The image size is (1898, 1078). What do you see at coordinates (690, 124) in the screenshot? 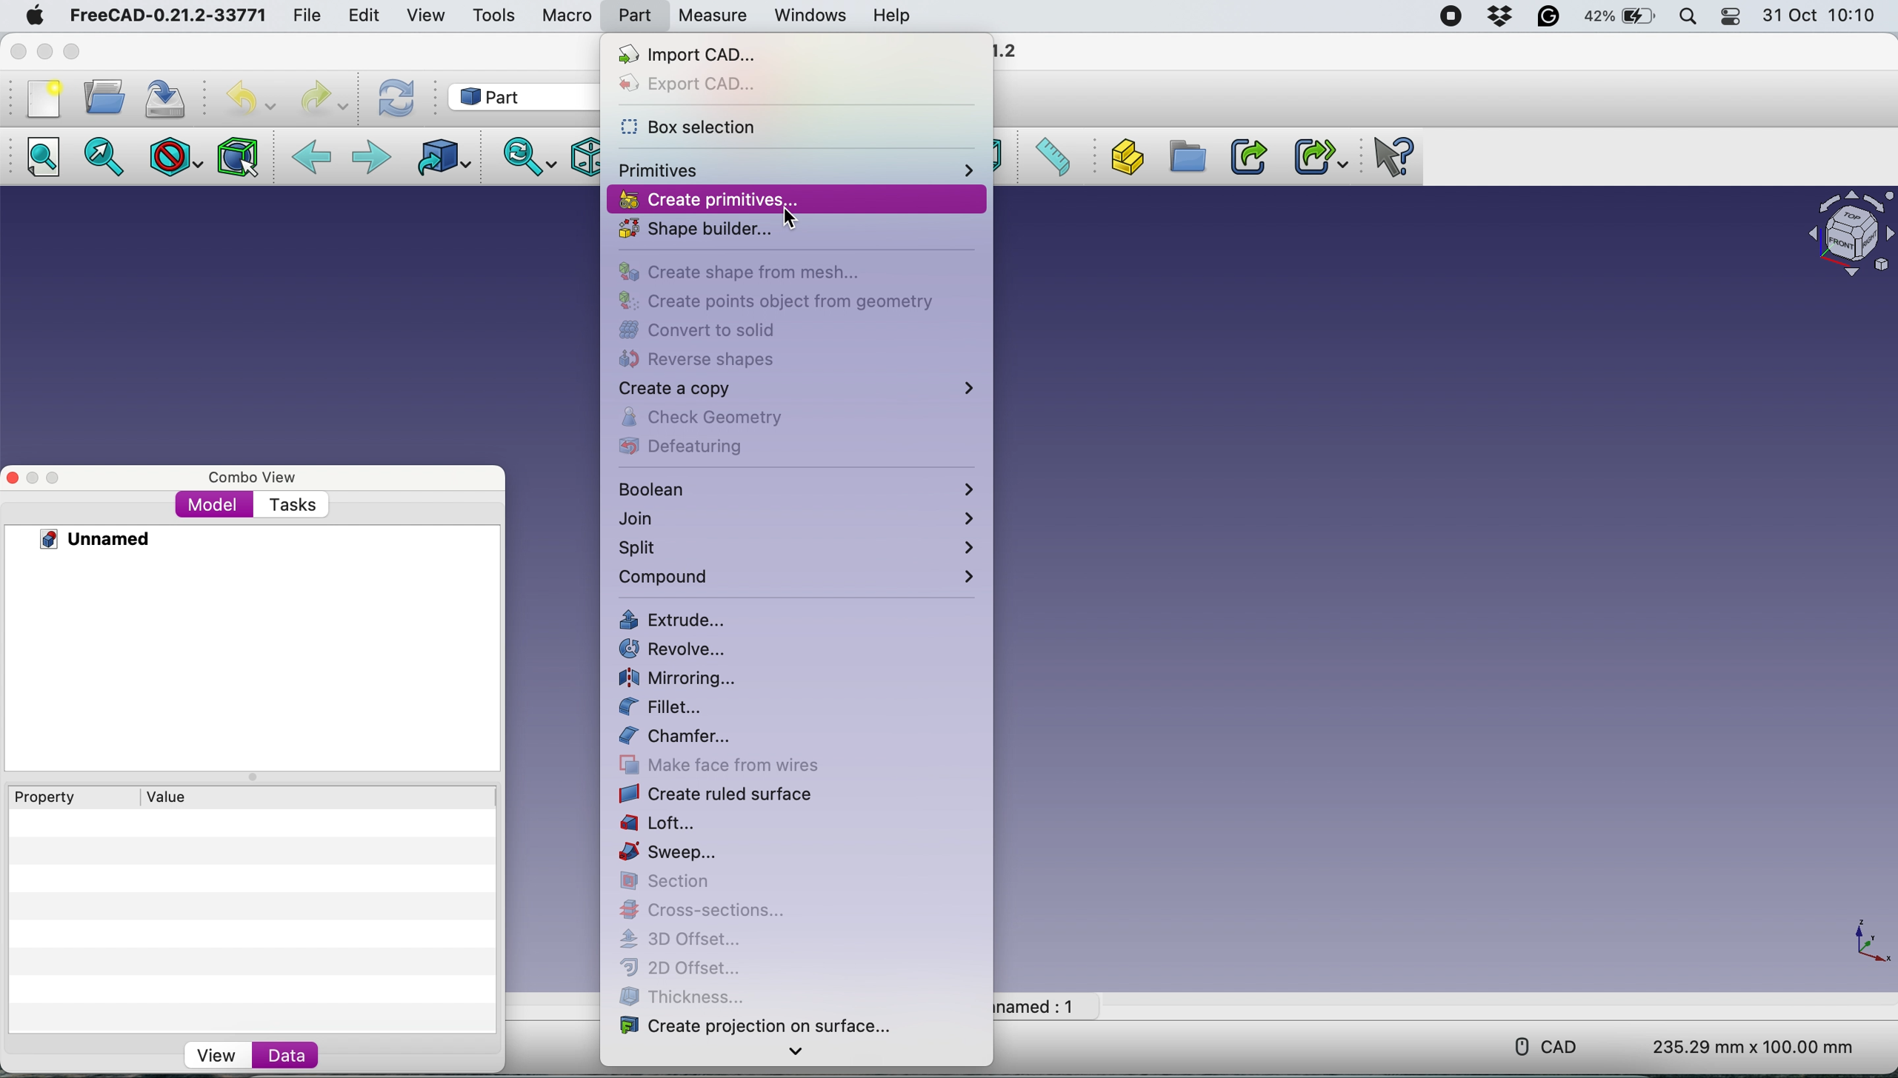
I see `box selection` at bounding box center [690, 124].